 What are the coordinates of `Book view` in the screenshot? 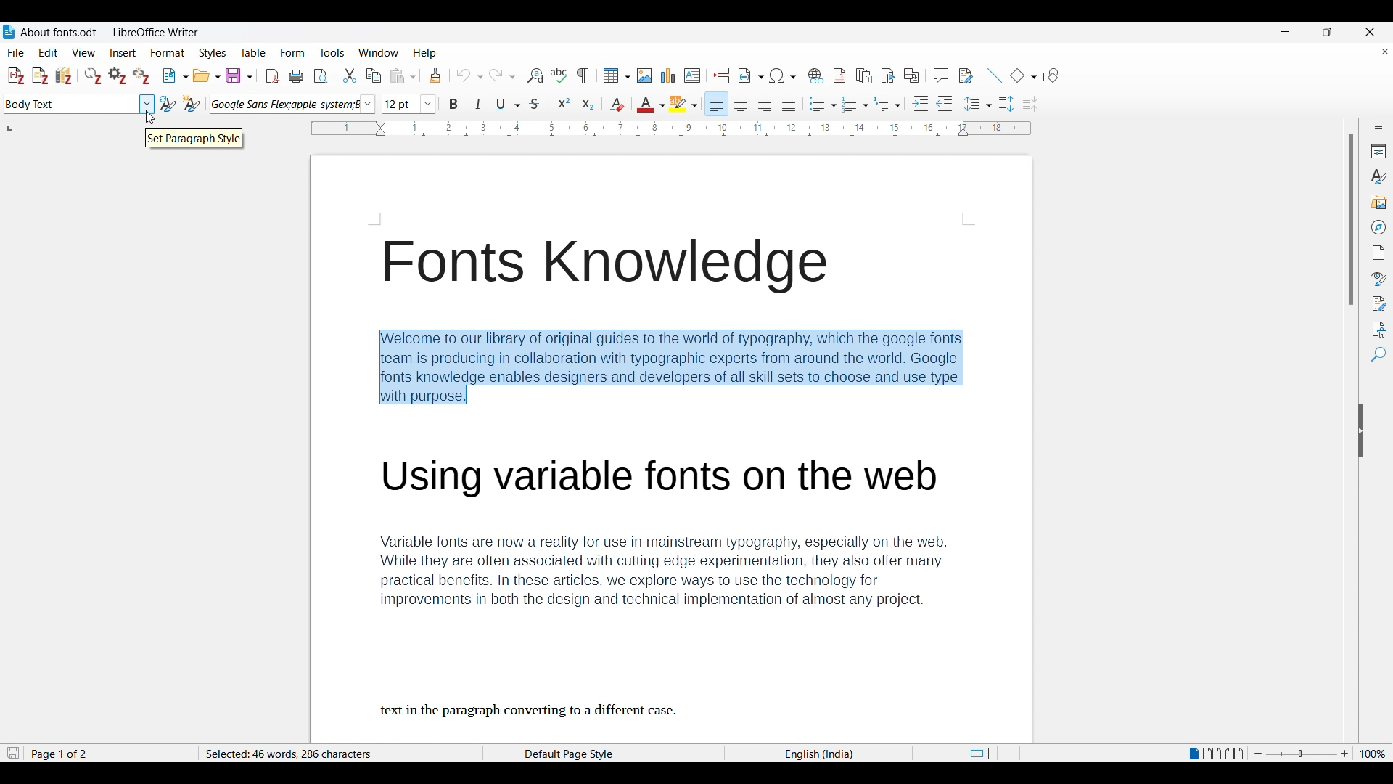 It's located at (1235, 754).